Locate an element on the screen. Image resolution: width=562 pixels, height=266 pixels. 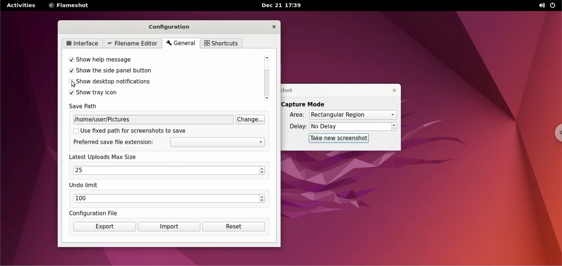
configuration file  is located at coordinates (95, 213).